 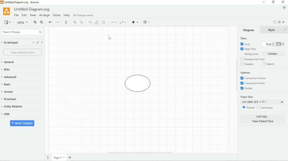 What do you see at coordinates (246, 73) in the screenshot?
I see `Options` at bounding box center [246, 73].